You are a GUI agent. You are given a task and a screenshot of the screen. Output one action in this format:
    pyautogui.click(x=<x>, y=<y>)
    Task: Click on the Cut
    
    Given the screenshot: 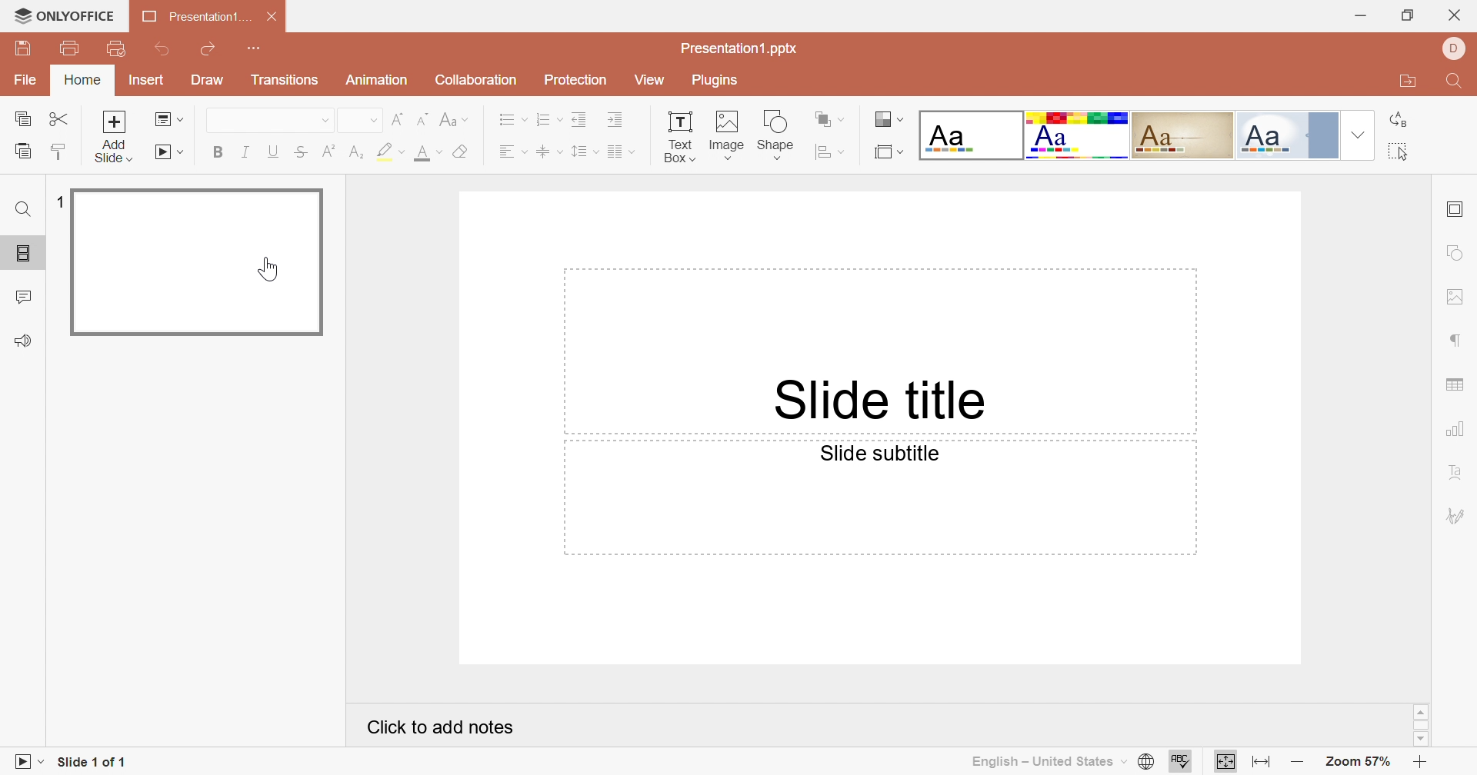 What is the action you would take?
    pyautogui.click(x=62, y=116)
    